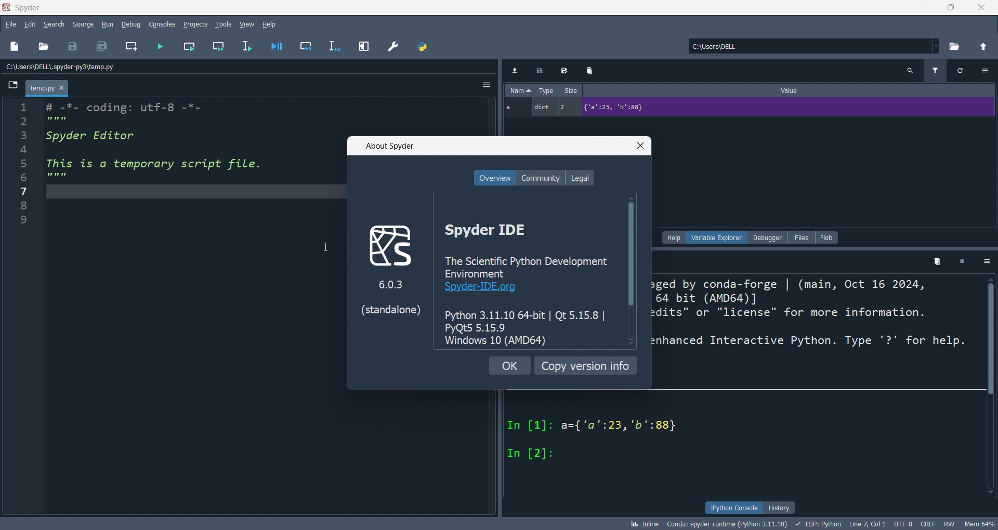  Describe the element at coordinates (510, 365) in the screenshot. I see `ok` at that location.